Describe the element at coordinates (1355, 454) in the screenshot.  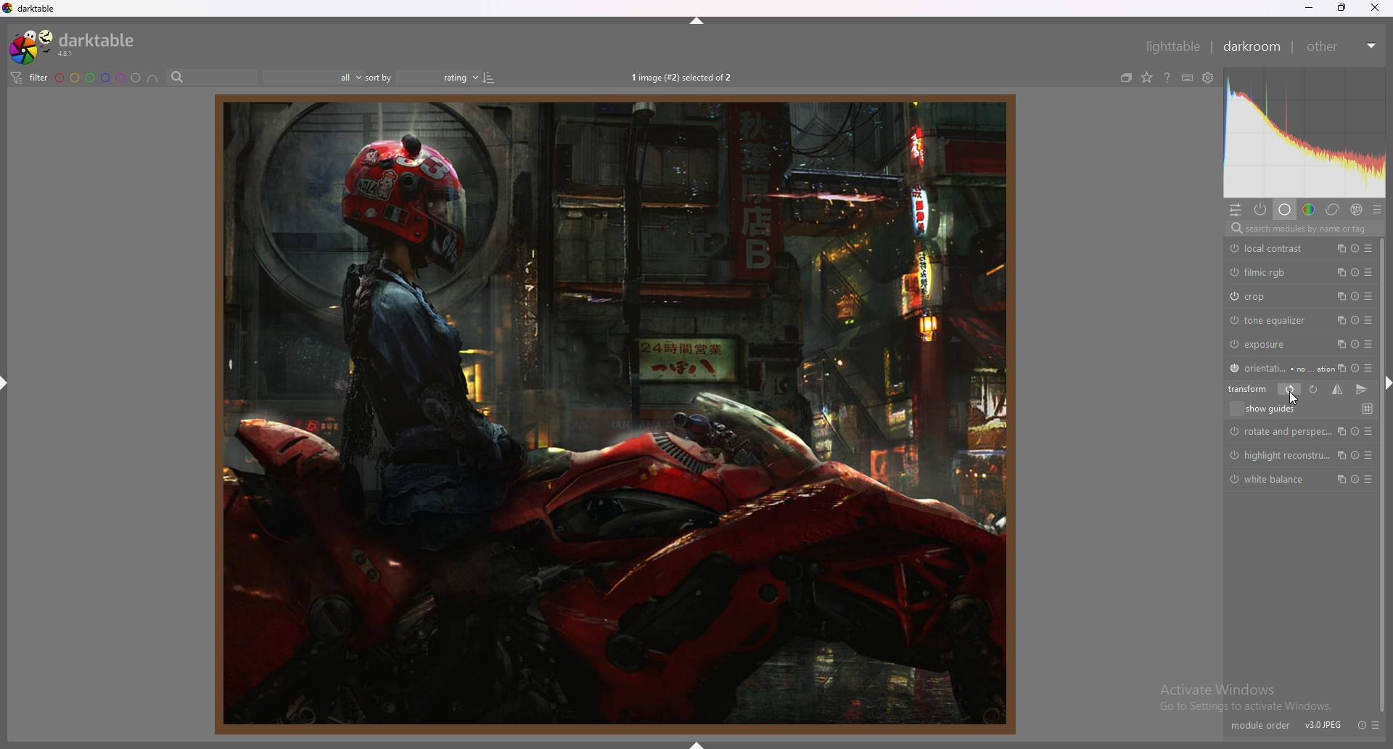
I see `reset` at that location.